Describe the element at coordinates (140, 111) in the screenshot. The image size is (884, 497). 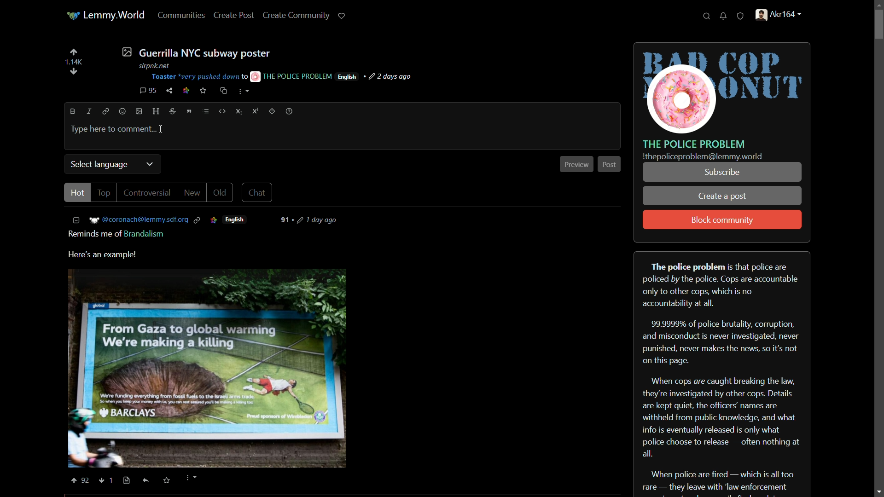
I see `image` at that location.